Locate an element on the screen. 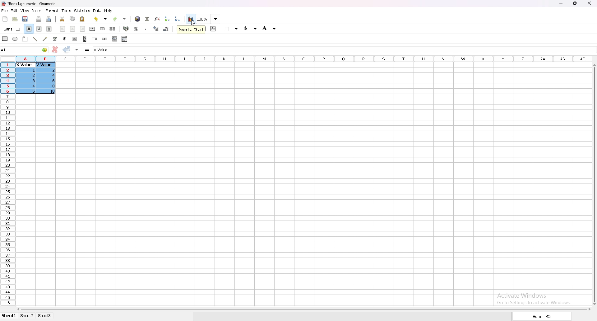 The image size is (597, 321). insert is located at coordinates (38, 11).